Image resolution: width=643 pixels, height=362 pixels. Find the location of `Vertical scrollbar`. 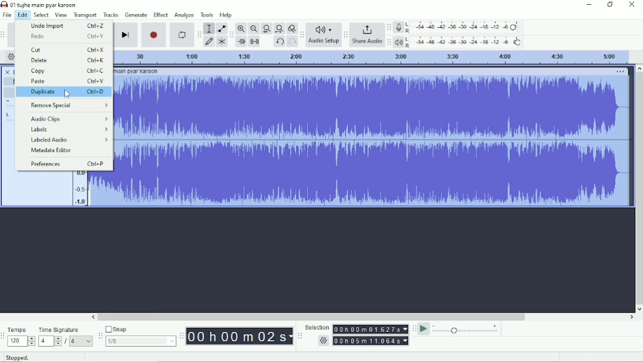

Vertical scrollbar is located at coordinates (639, 188).